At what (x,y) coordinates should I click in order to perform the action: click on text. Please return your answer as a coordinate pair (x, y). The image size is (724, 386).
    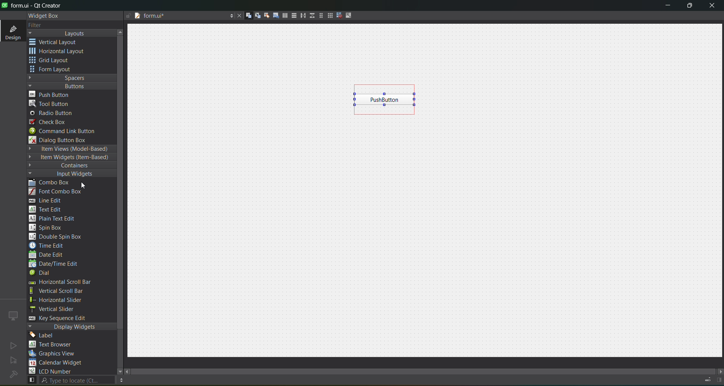
    Looking at the image, I should click on (55, 345).